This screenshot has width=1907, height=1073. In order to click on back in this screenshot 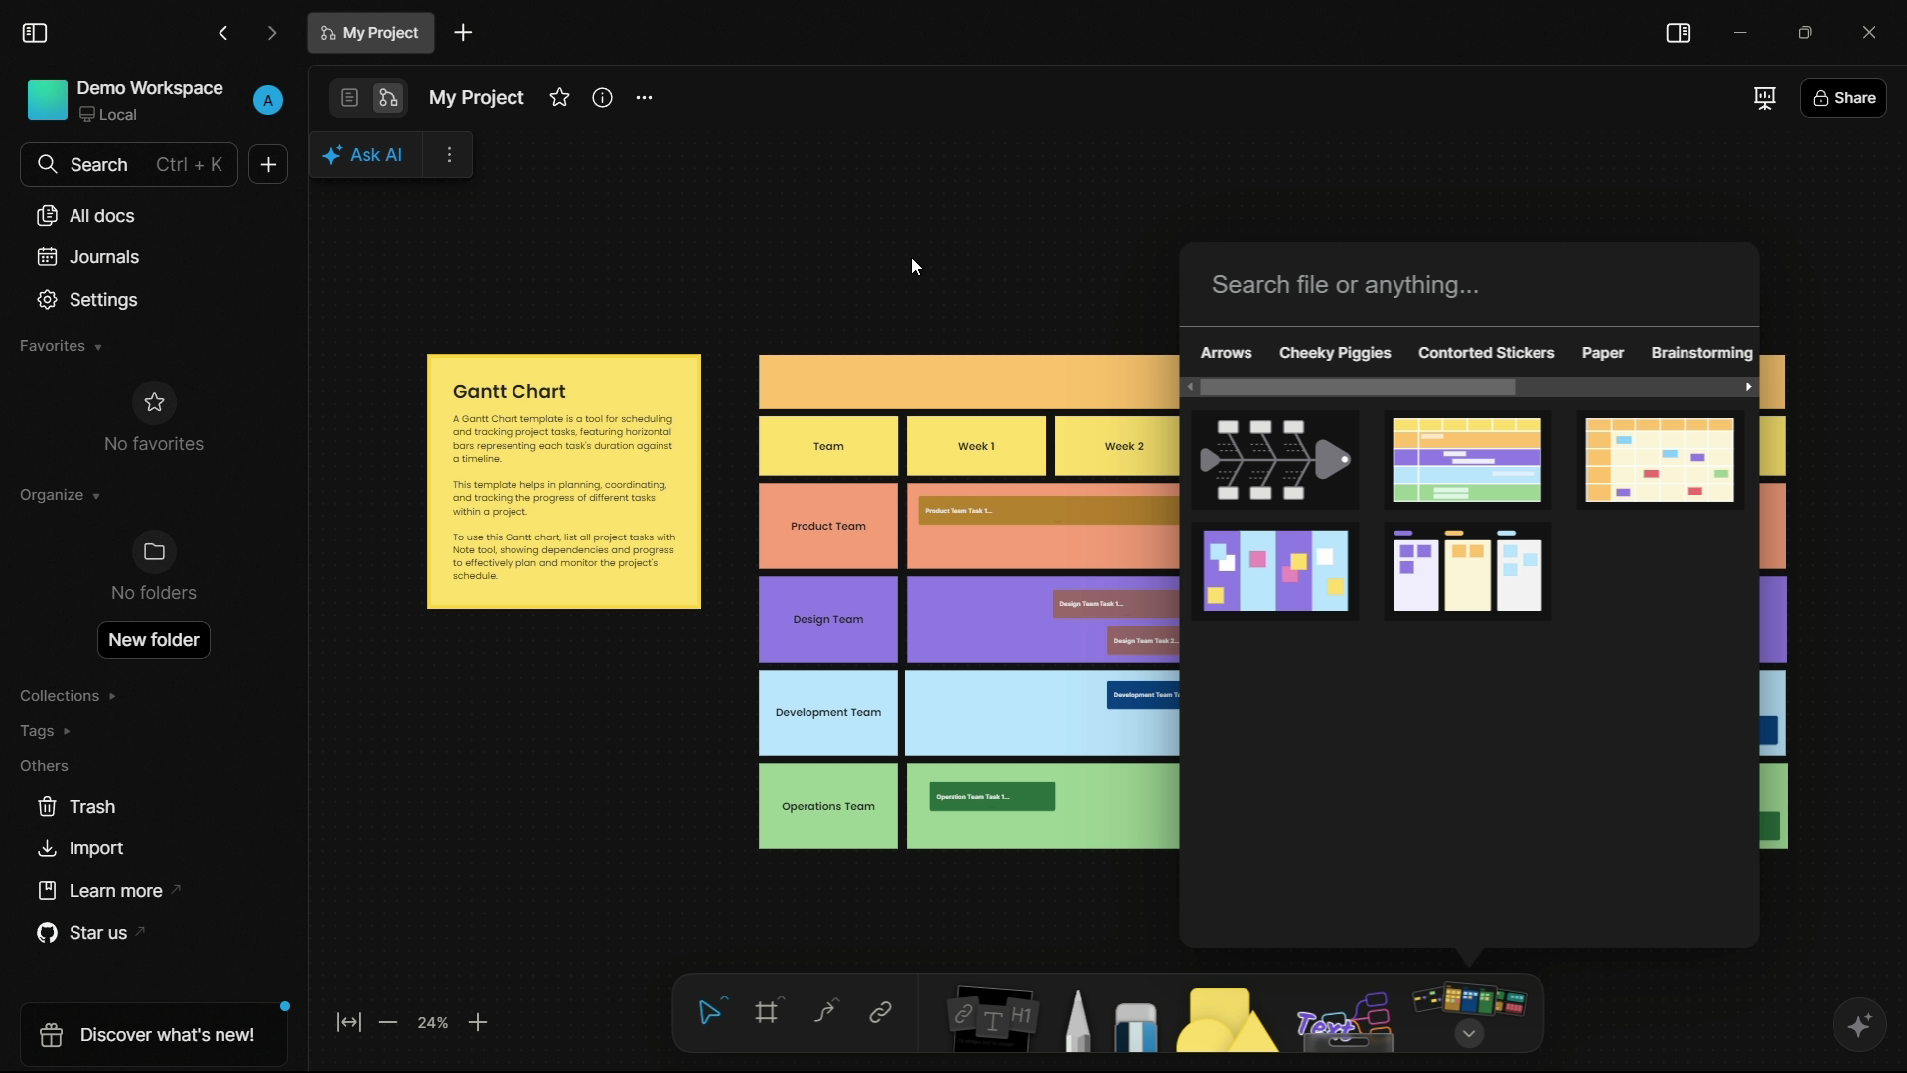, I will do `click(223, 32)`.